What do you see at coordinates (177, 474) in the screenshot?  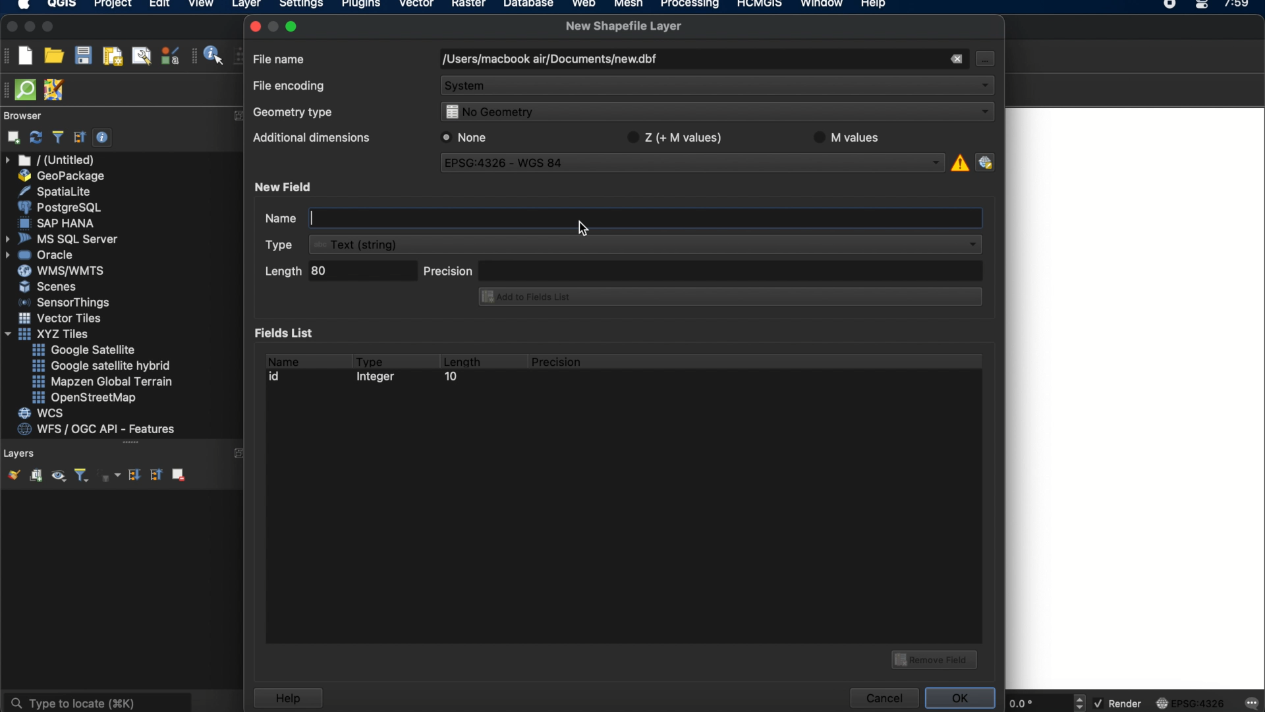 I see `remove layer group` at bounding box center [177, 474].